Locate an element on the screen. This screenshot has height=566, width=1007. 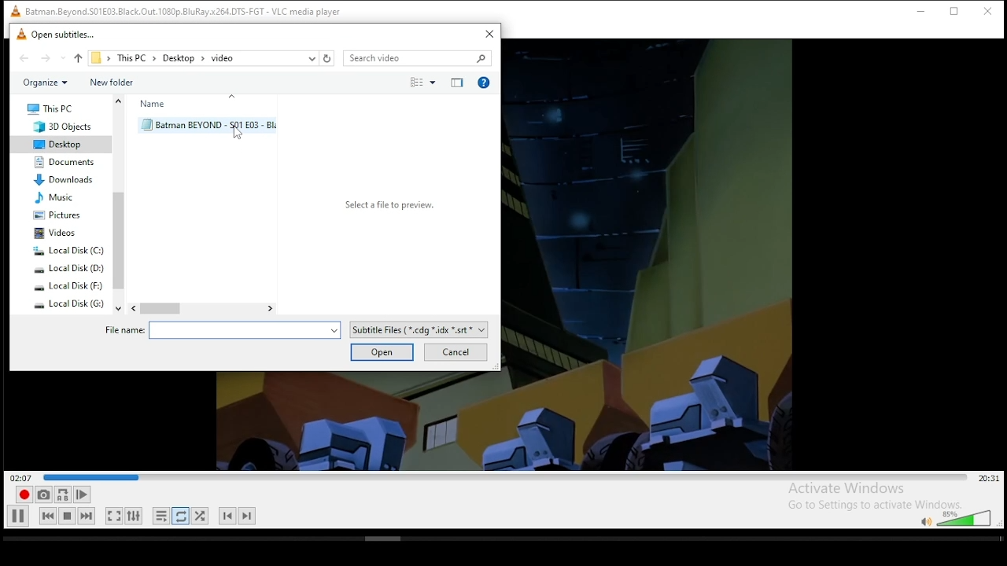
scroll bar is located at coordinates (201, 307).